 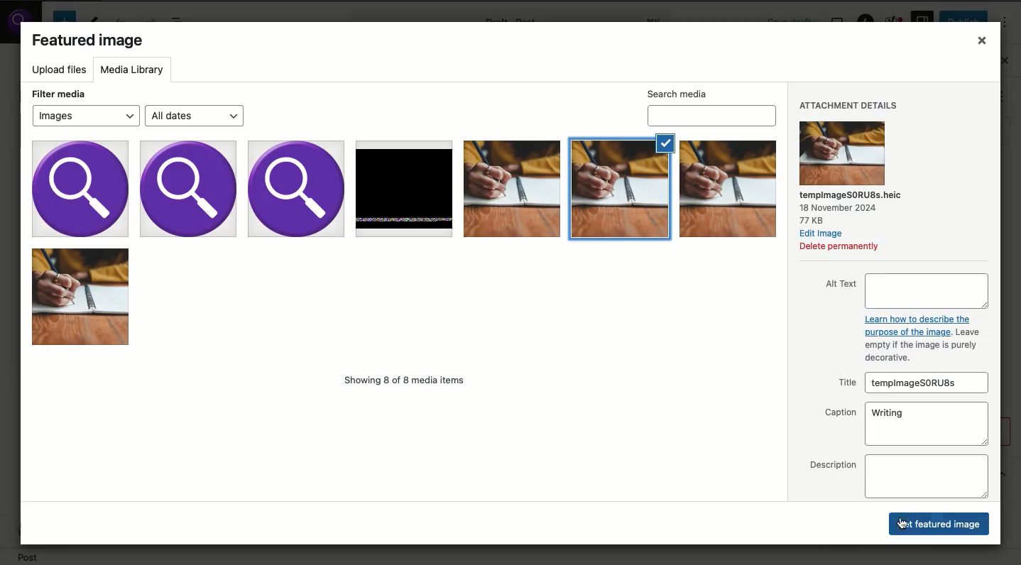 What do you see at coordinates (62, 71) in the screenshot?
I see `Upload files` at bounding box center [62, 71].